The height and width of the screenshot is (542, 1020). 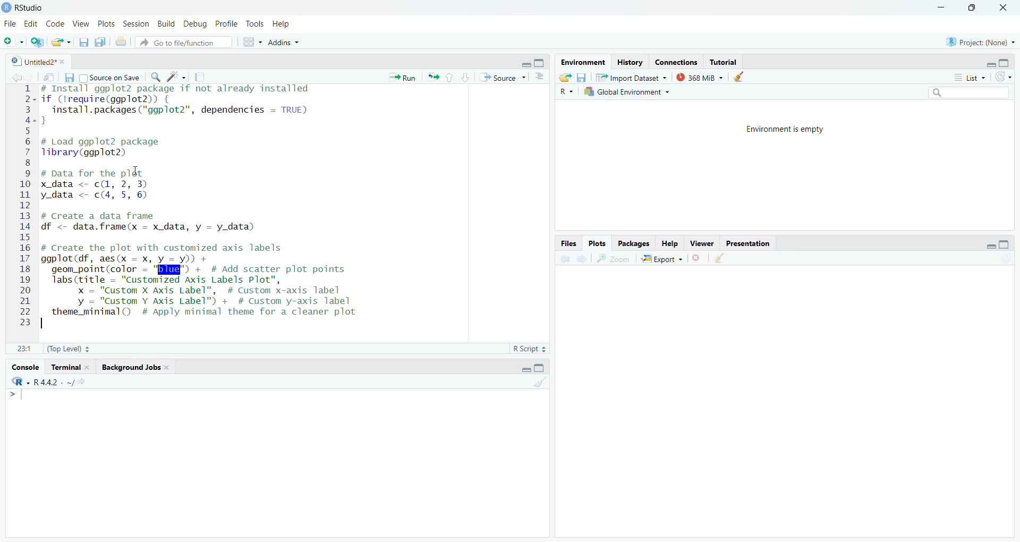 I want to click on clear, so click(x=721, y=260).